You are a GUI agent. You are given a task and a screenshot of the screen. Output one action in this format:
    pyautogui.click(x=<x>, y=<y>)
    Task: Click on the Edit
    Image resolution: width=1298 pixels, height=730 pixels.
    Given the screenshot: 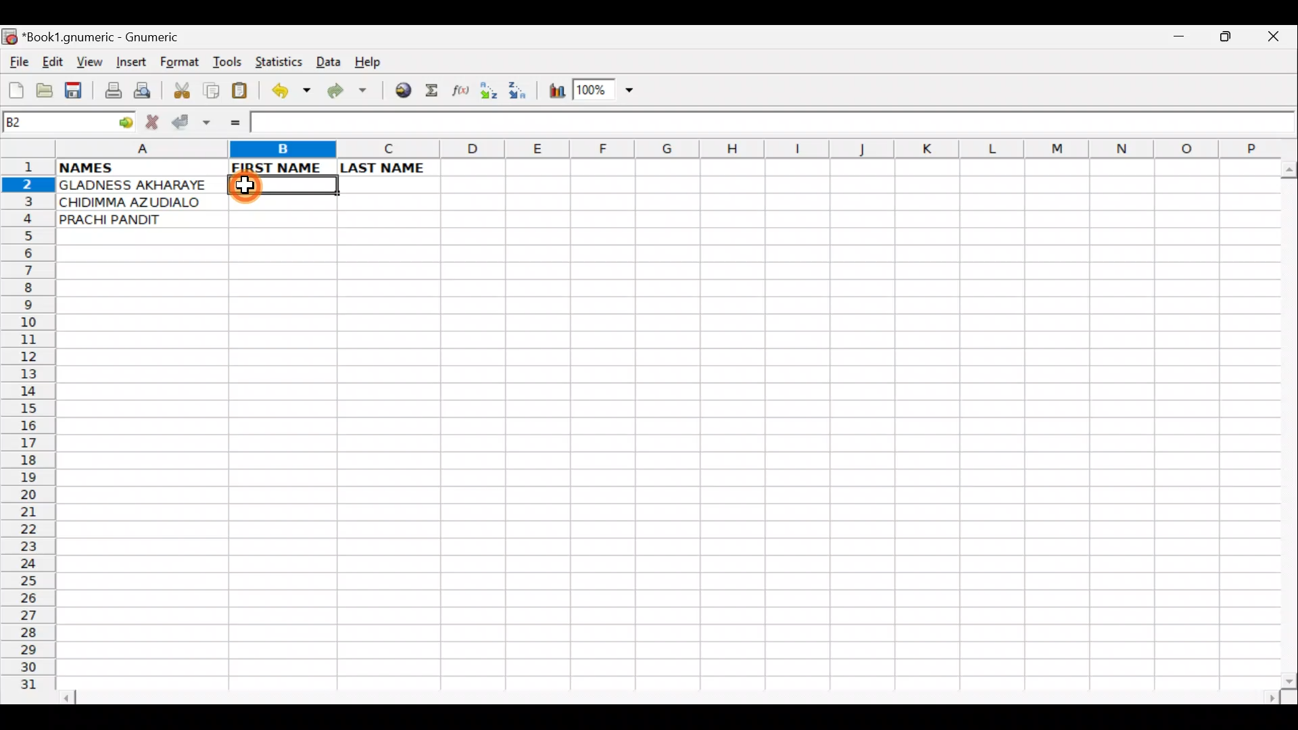 What is the action you would take?
    pyautogui.click(x=52, y=62)
    